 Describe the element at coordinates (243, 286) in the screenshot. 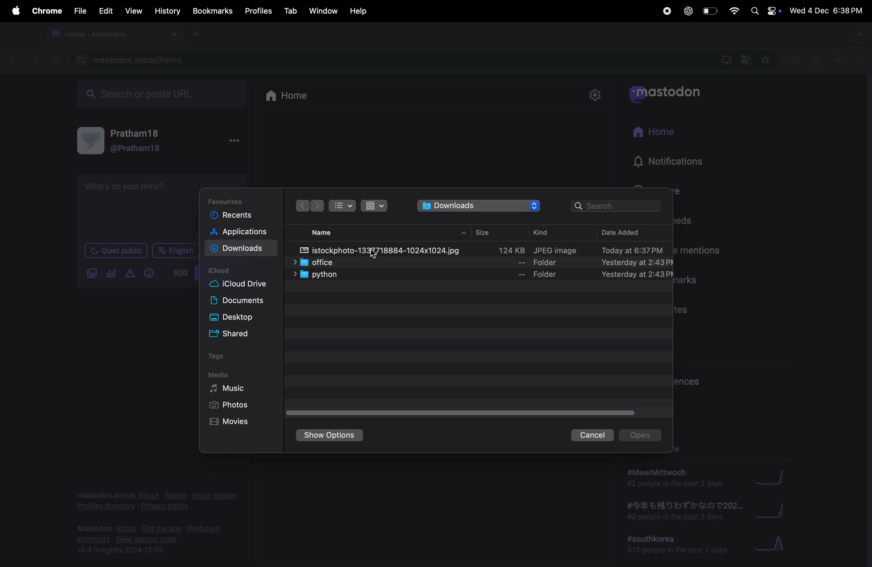

I see `i cloud drive` at that location.